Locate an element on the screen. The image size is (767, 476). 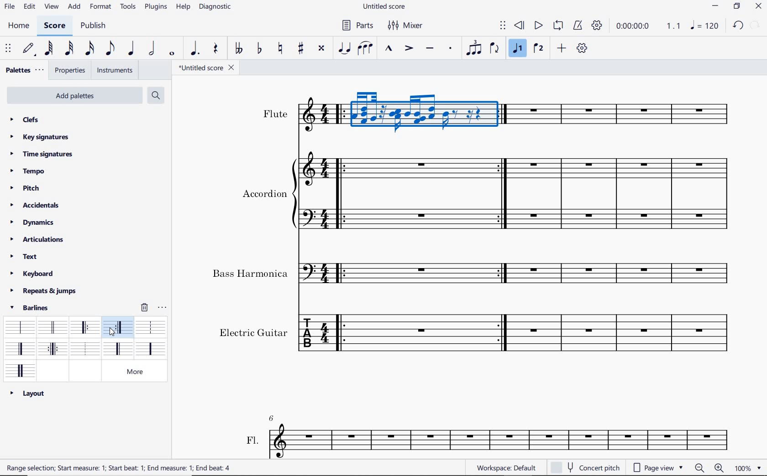
time signatures is located at coordinates (42, 155).